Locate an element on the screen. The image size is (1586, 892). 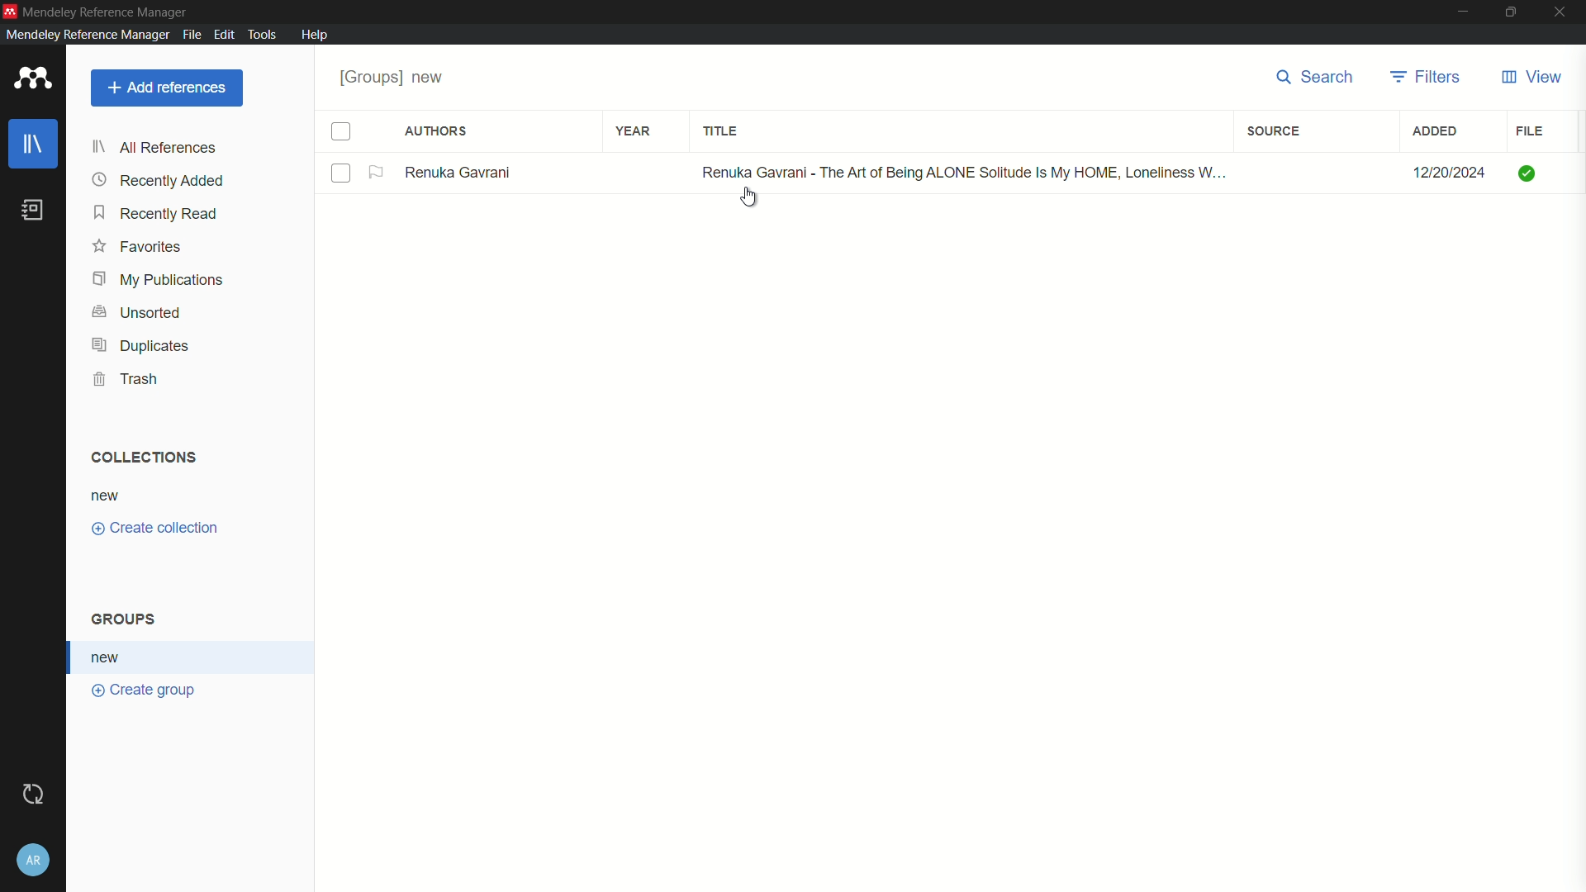
sync is located at coordinates (34, 793).